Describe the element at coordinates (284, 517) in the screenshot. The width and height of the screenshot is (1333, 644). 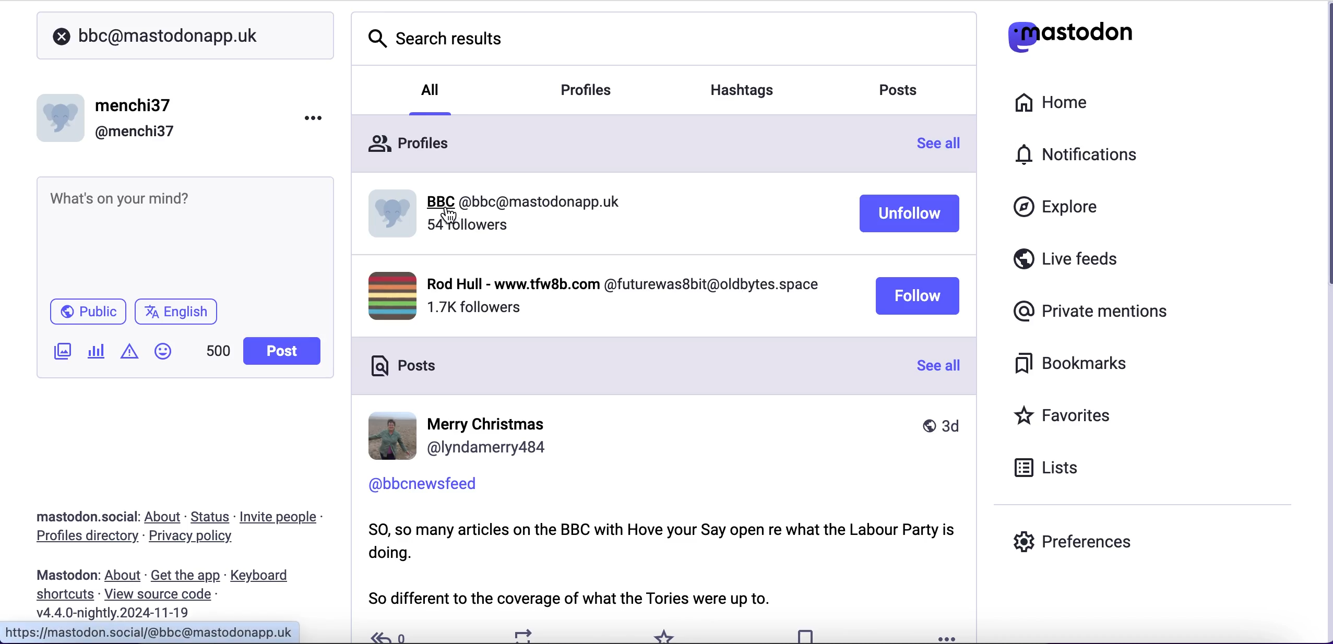
I see `invite people` at that location.